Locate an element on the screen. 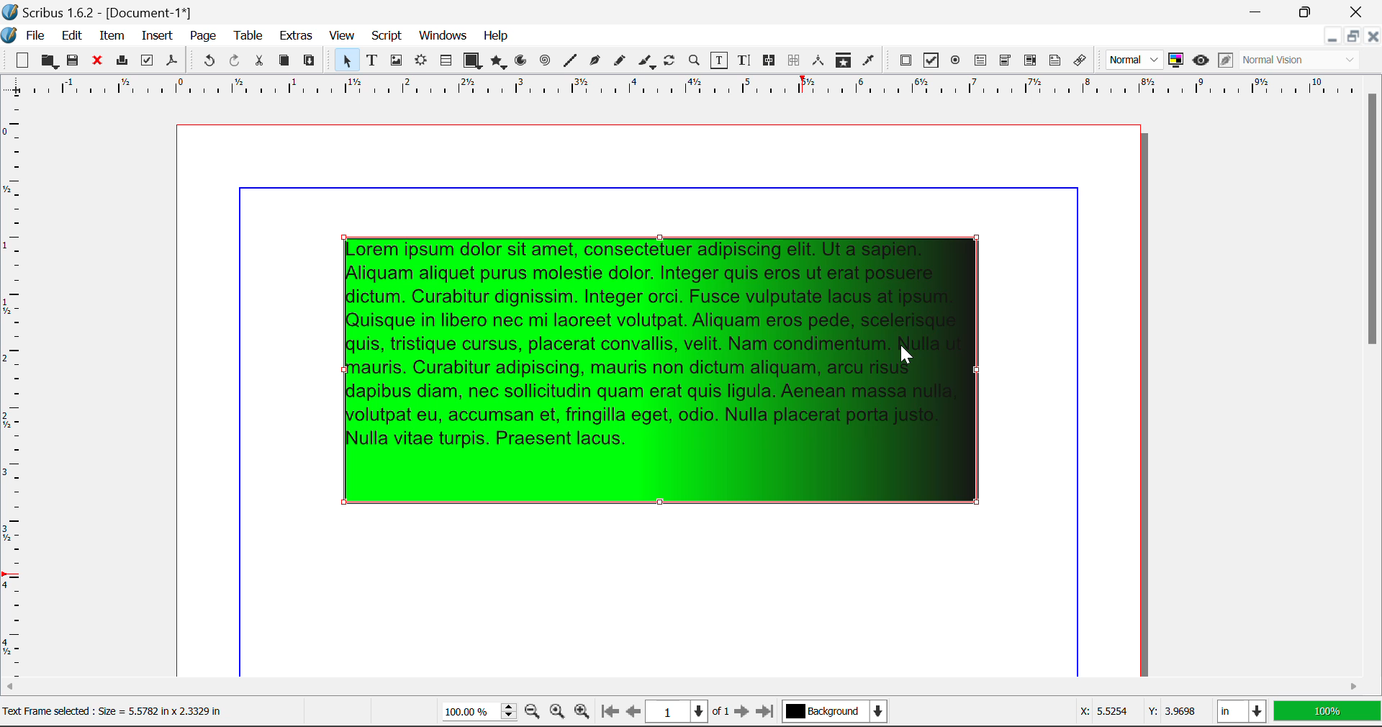 The height and width of the screenshot is (727, 1382). Cursor Coordinates is located at coordinates (1134, 712).